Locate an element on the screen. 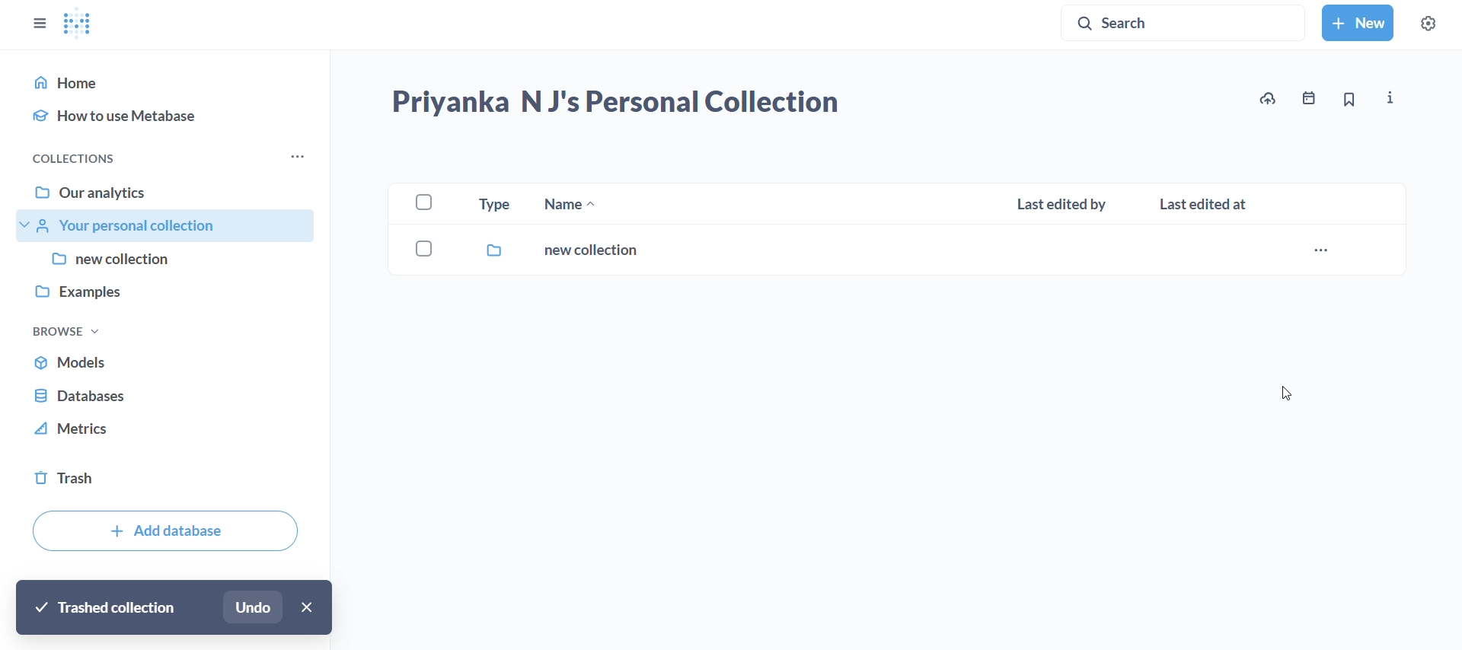 The width and height of the screenshot is (1462, 650). close is located at coordinates (305, 607).